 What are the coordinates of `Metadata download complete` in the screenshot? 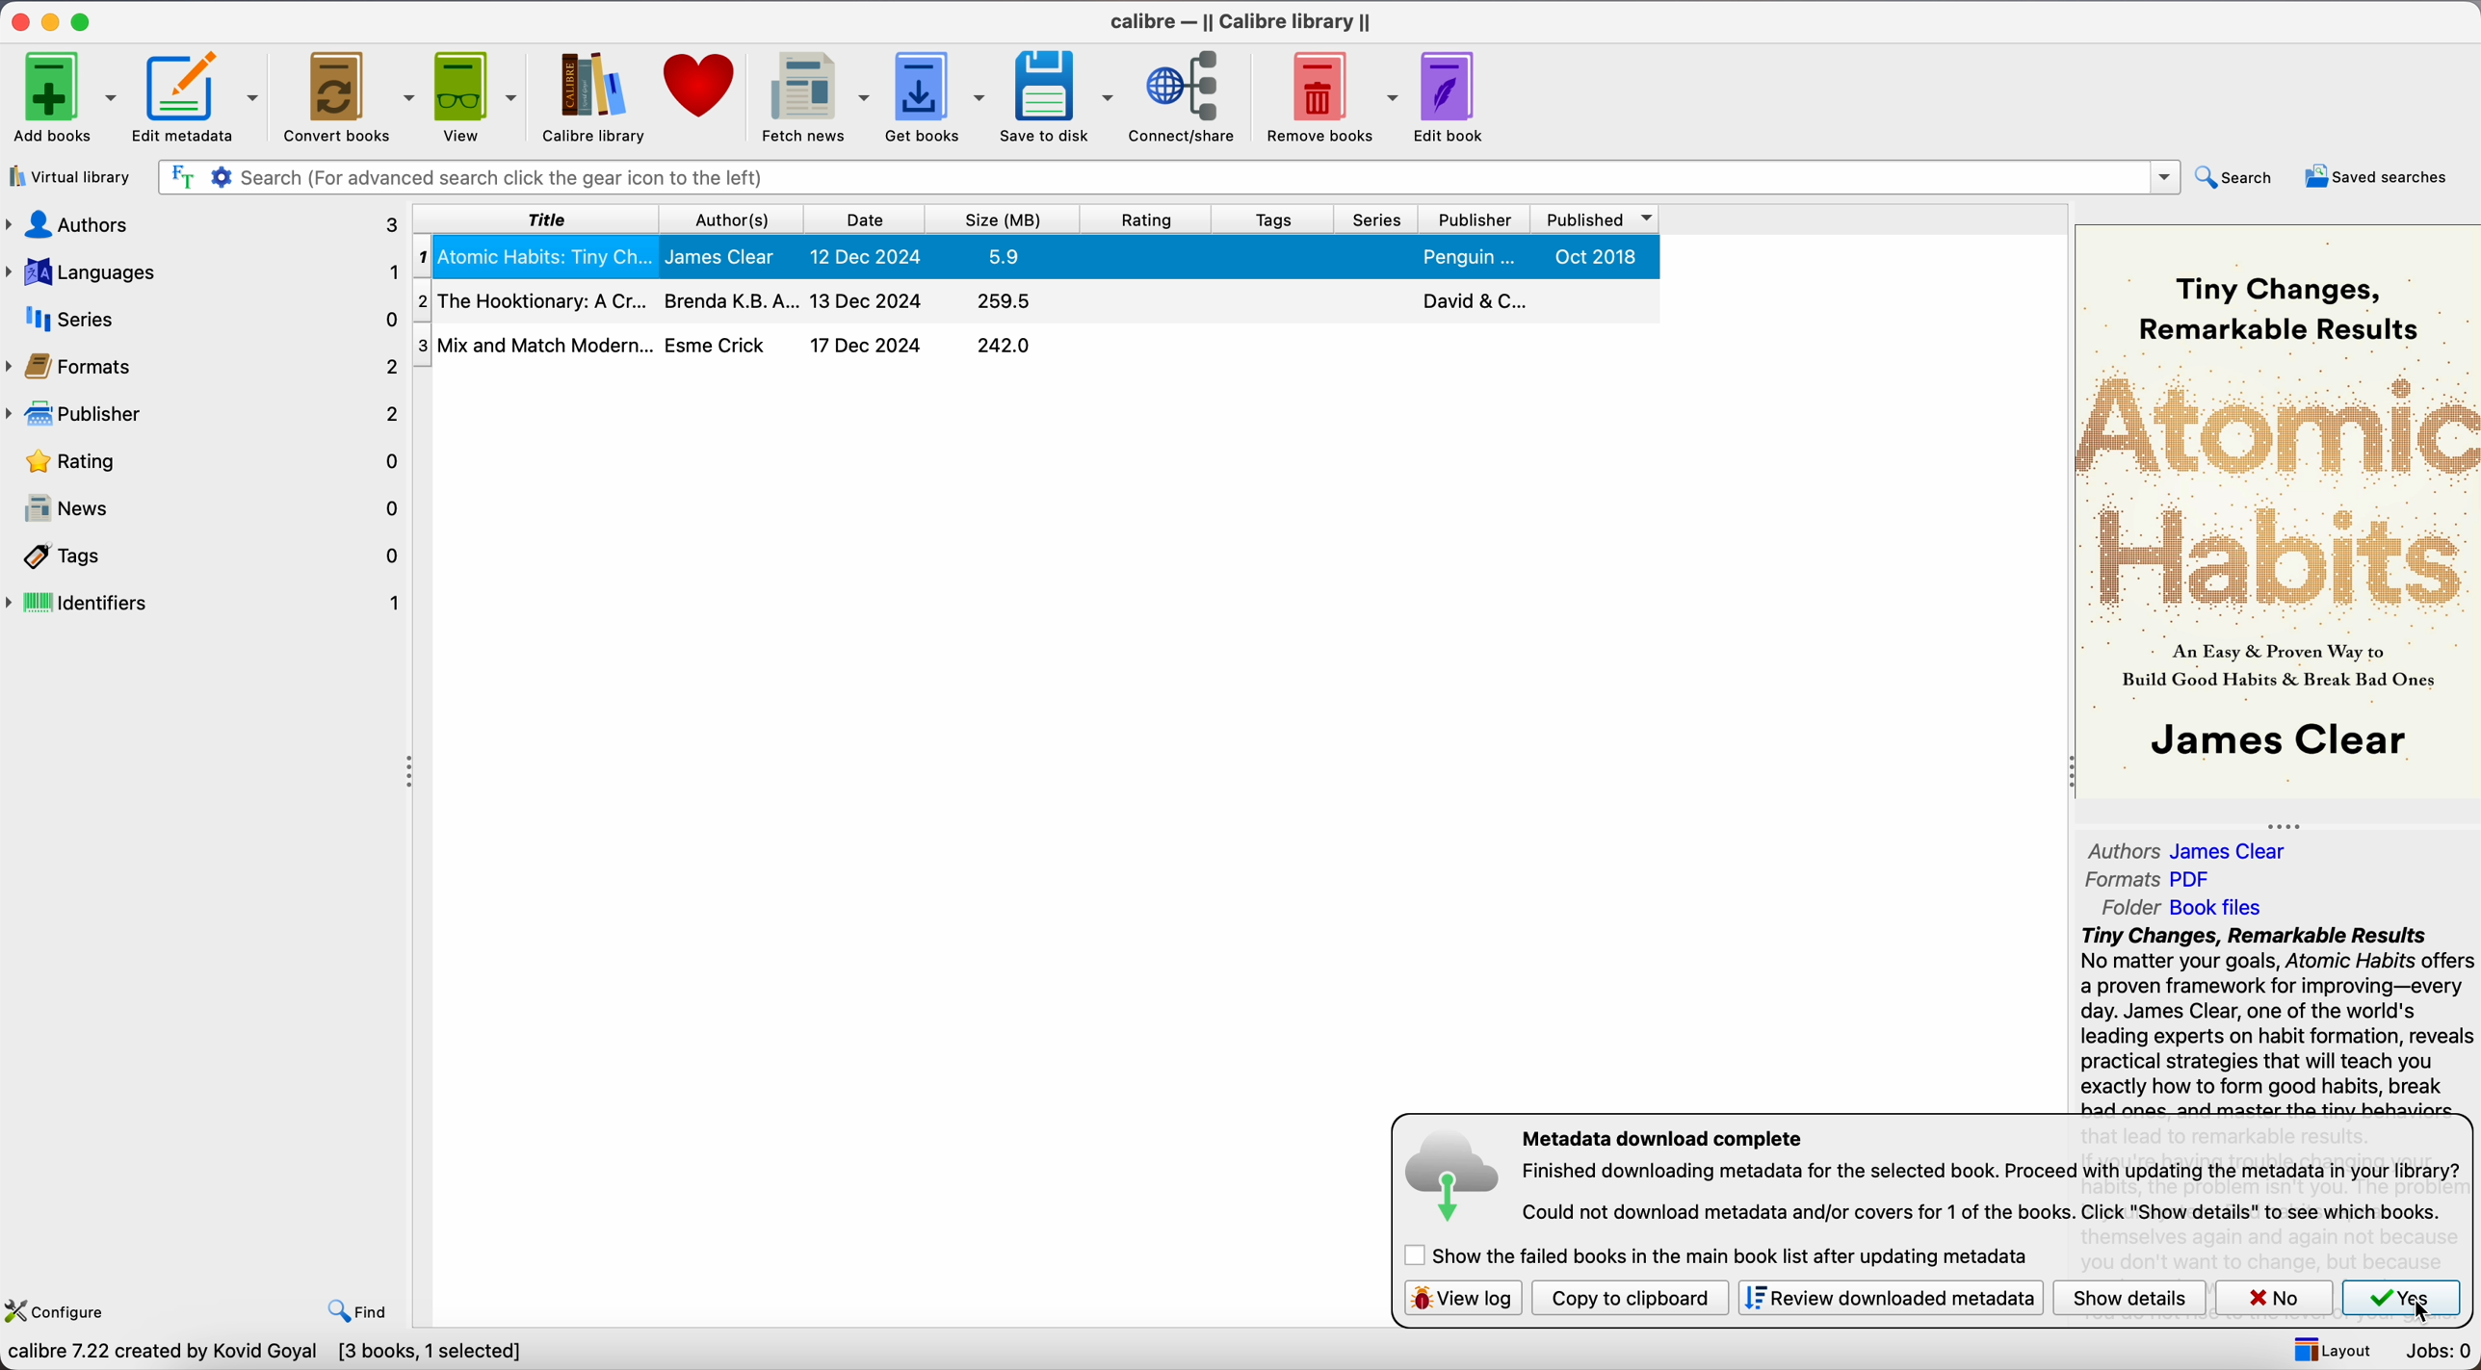 It's located at (1665, 1137).